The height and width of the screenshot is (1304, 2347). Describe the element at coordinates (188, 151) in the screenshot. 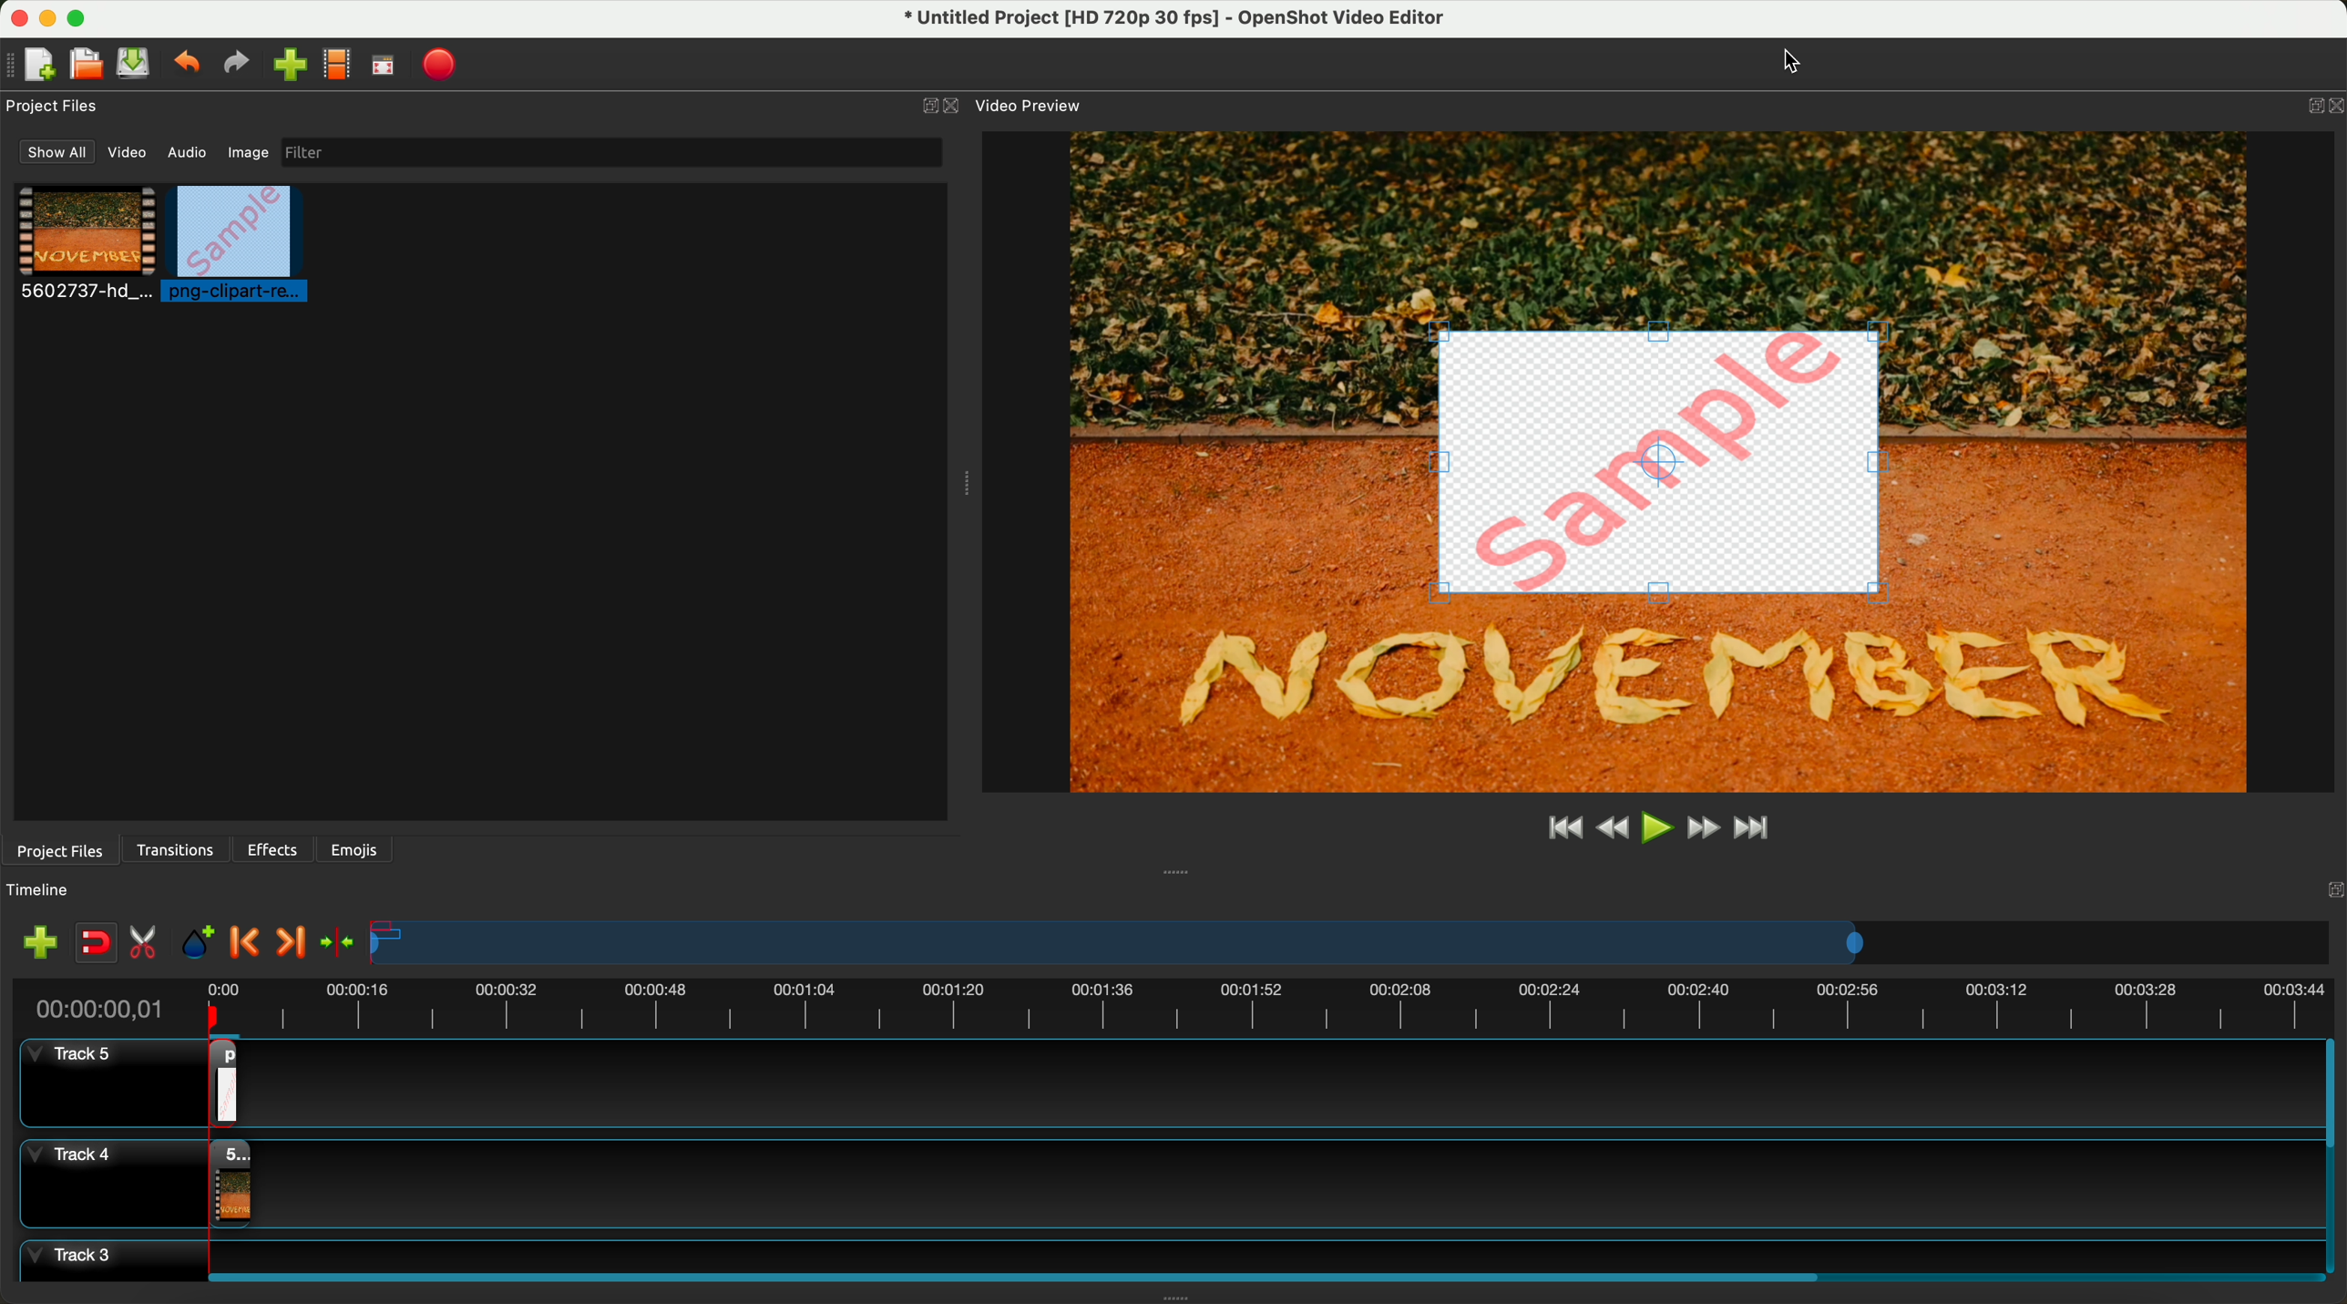

I see `audio` at that location.